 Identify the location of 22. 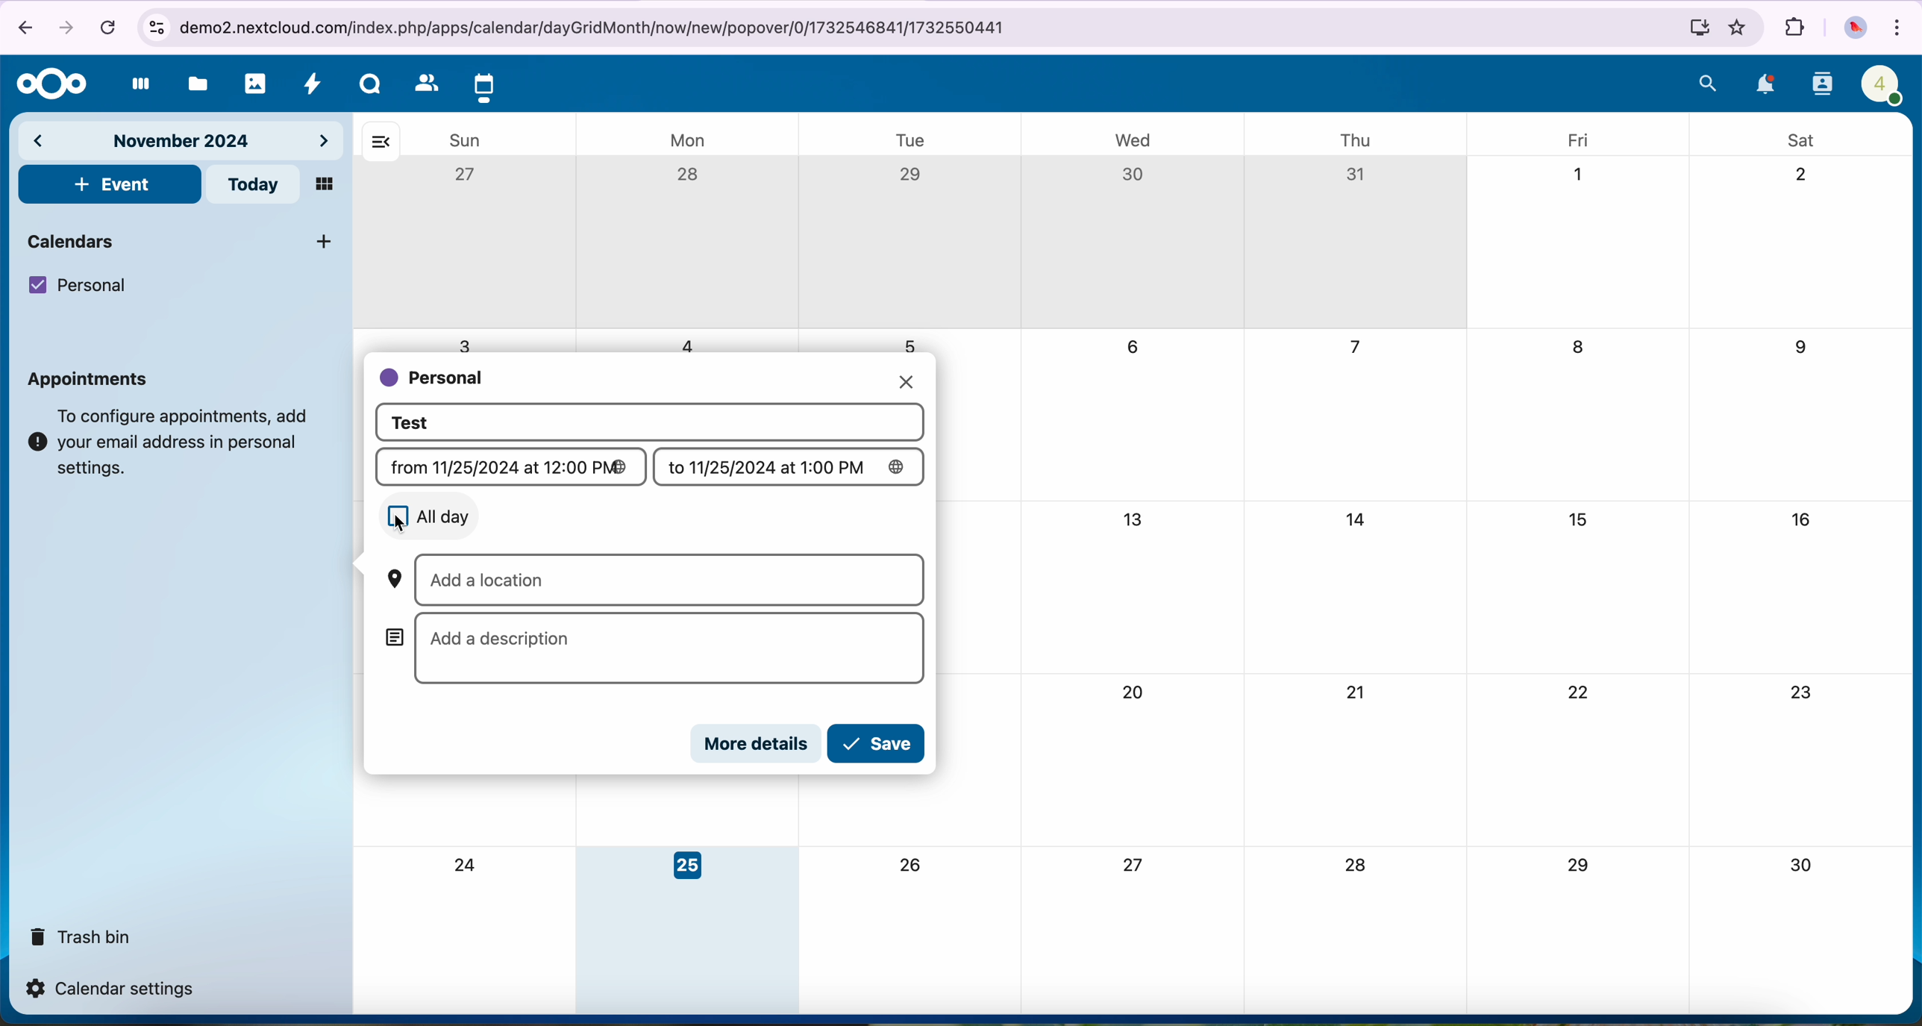
(1578, 692).